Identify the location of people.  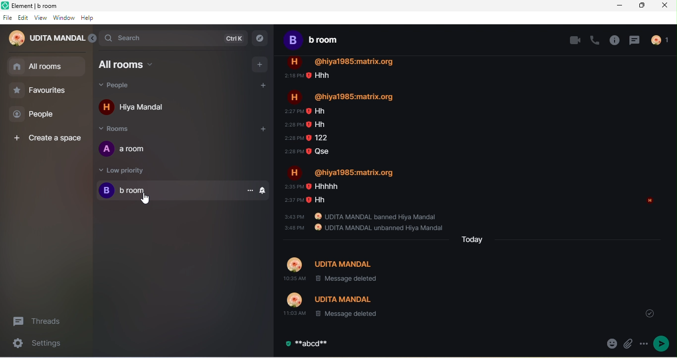
(37, 116).